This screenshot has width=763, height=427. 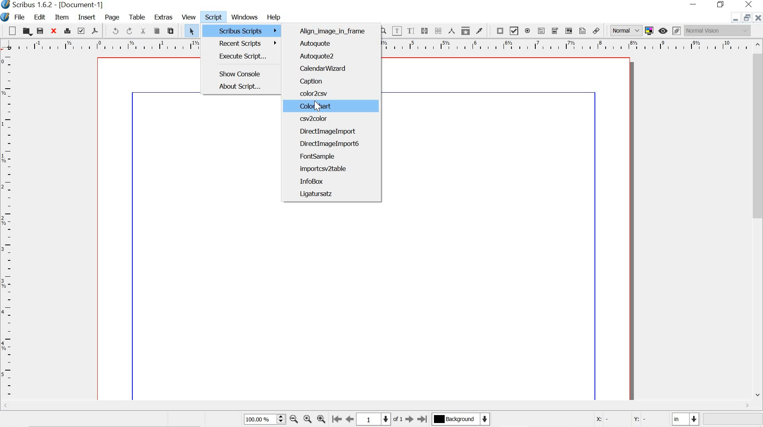 What do you see at coordinates (335, 419) in the screenshot?
I see `First page` at bounding box center [335, 419].